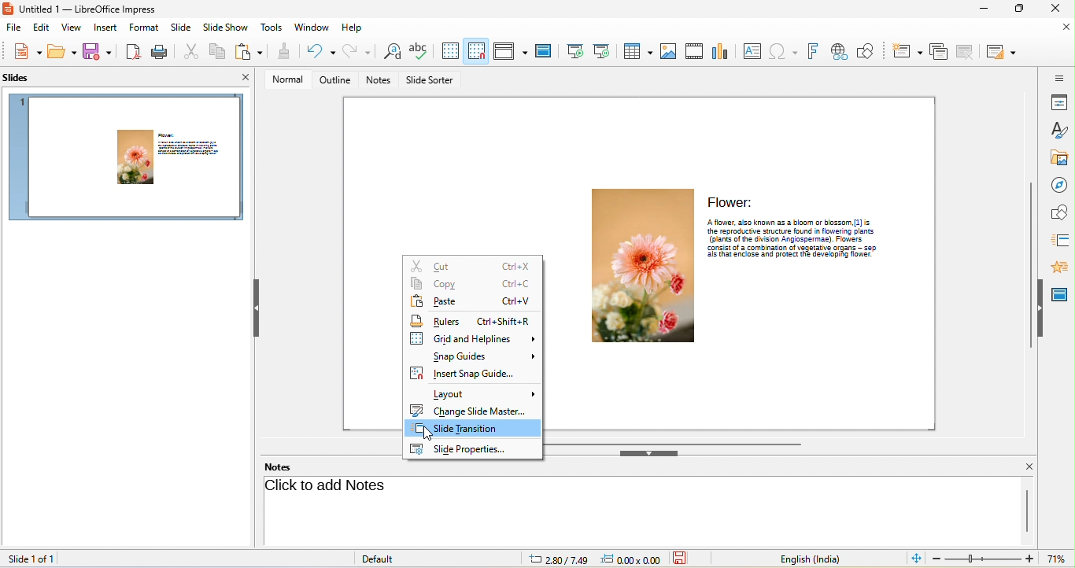 The image size is (1075, 568). I want to click on start from current slide, so click(604, 51).